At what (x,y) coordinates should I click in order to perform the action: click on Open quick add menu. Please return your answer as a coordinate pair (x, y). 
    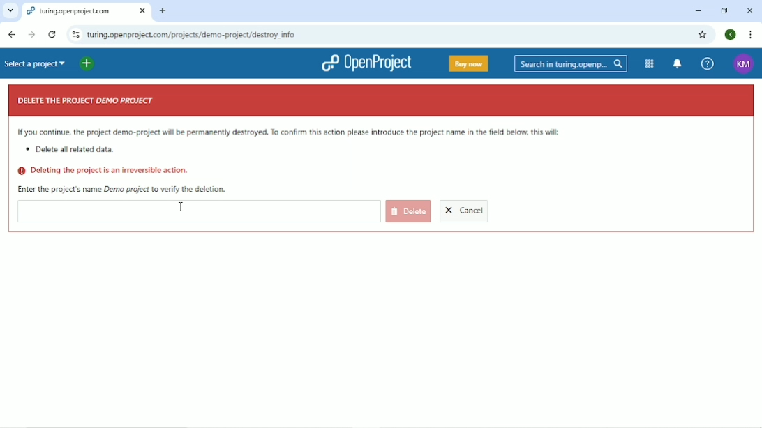
    Looking at the image, I should click on (112, 63).